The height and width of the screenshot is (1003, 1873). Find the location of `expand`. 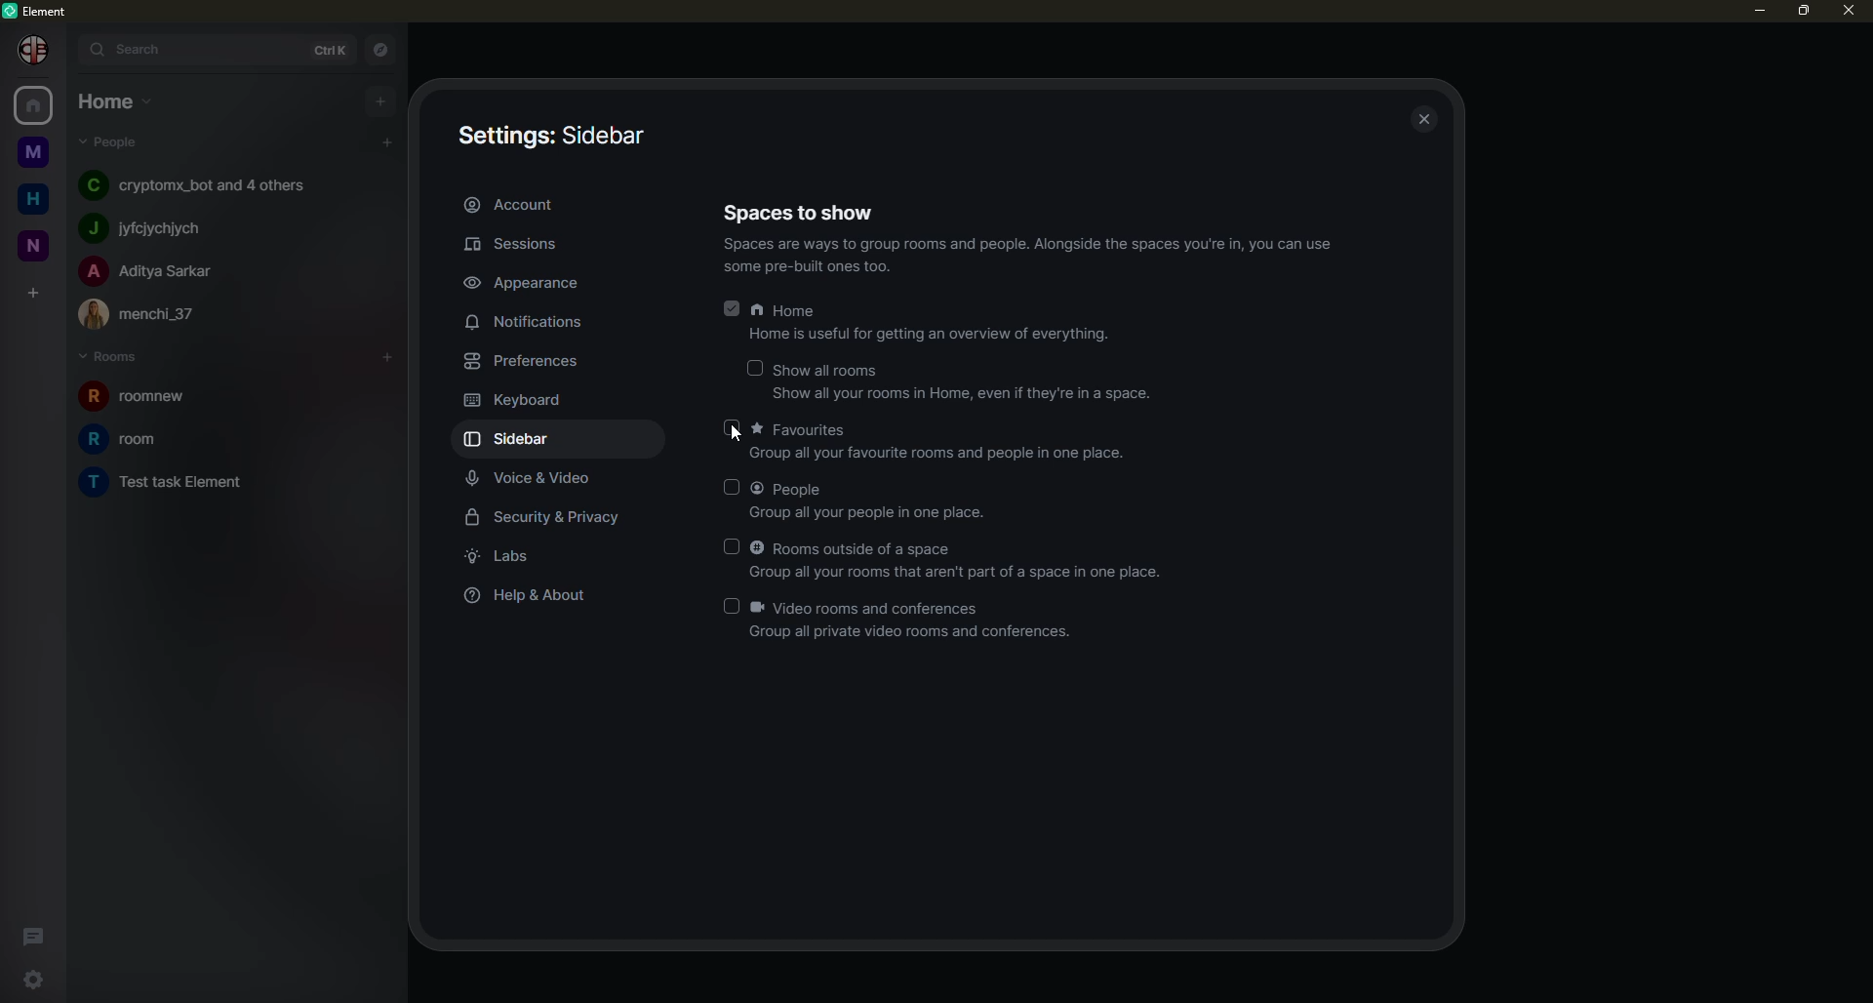

expand is located at coordinates (66, 47).